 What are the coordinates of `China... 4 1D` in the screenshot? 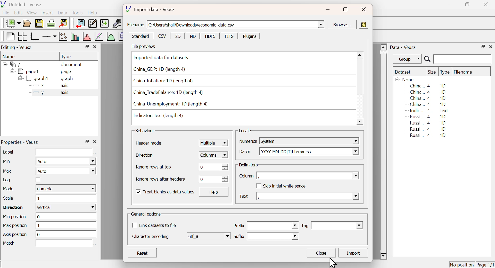 It's located at (429, 92).